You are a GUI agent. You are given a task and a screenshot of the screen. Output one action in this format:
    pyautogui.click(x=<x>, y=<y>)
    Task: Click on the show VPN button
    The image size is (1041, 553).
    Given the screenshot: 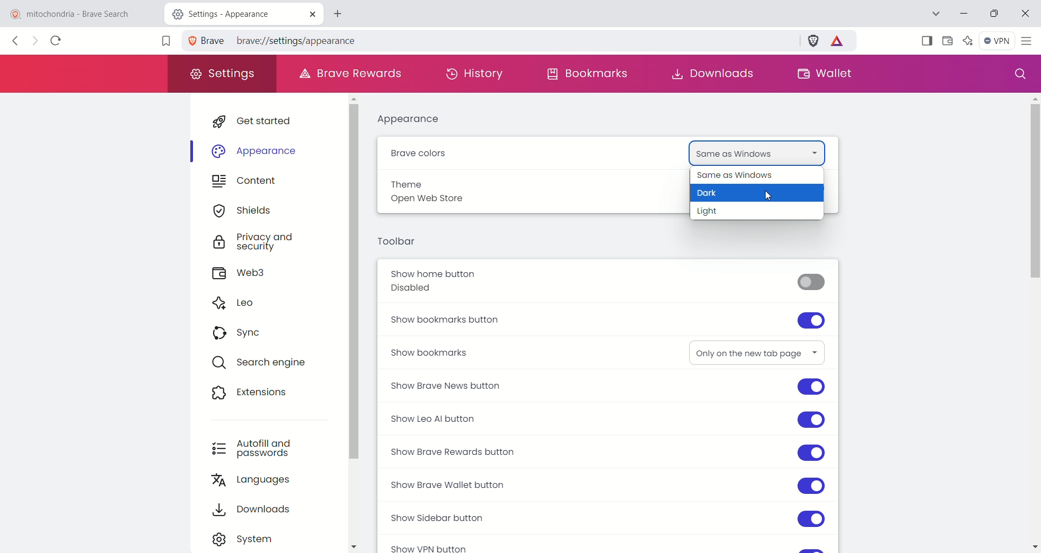 What is the action you would take?
    pyautogui.click(x=428, y=546)
    